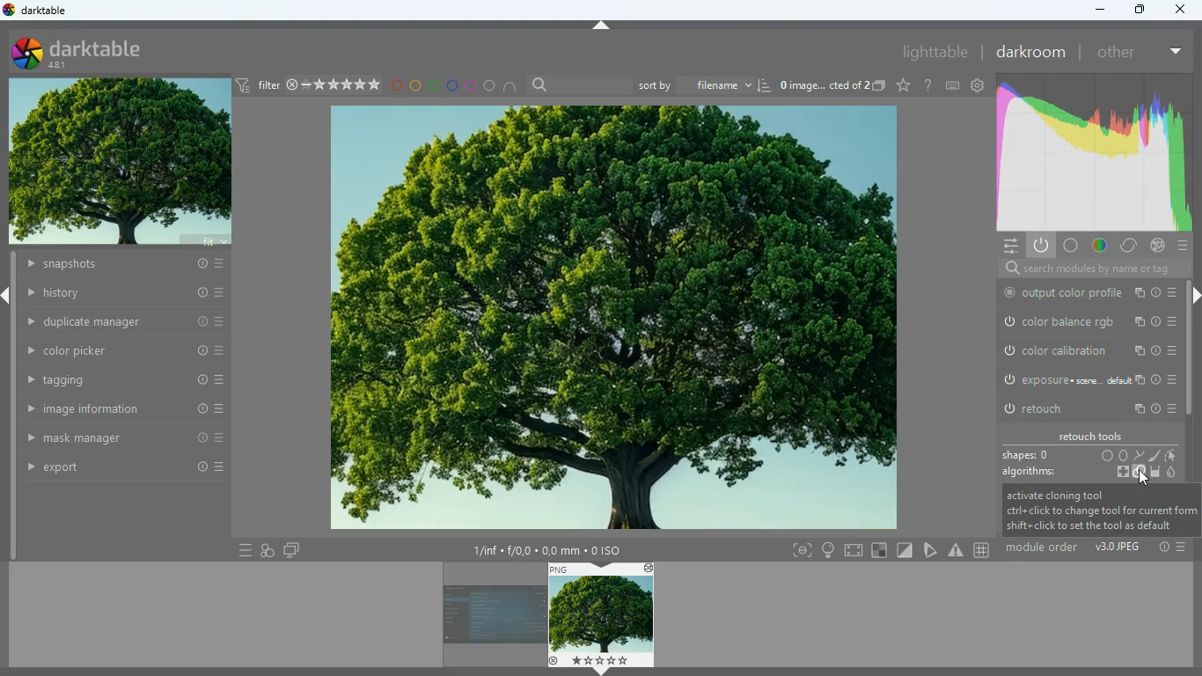 The image size is (1202, 676). I want to click on pink, so click(470, 87).